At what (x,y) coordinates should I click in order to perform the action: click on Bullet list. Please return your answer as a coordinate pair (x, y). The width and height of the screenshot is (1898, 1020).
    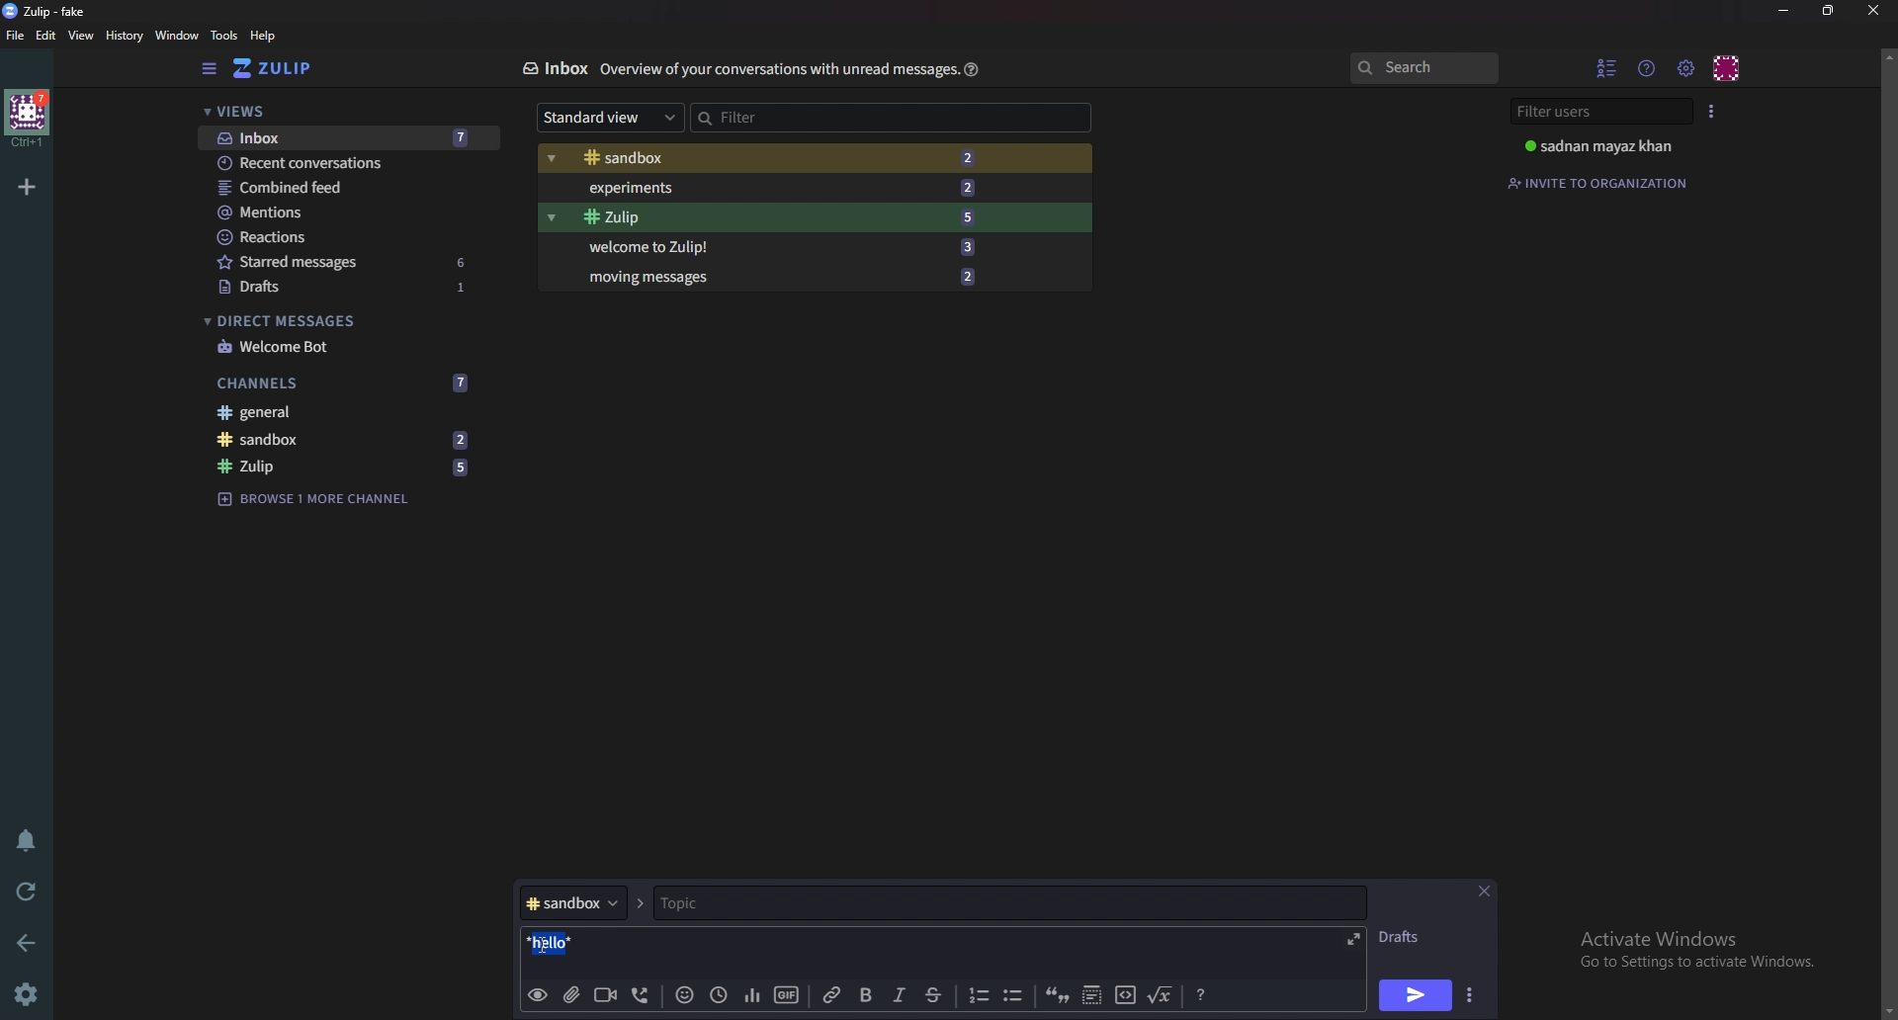
    Looking at the image, I should click on (1015, 996).